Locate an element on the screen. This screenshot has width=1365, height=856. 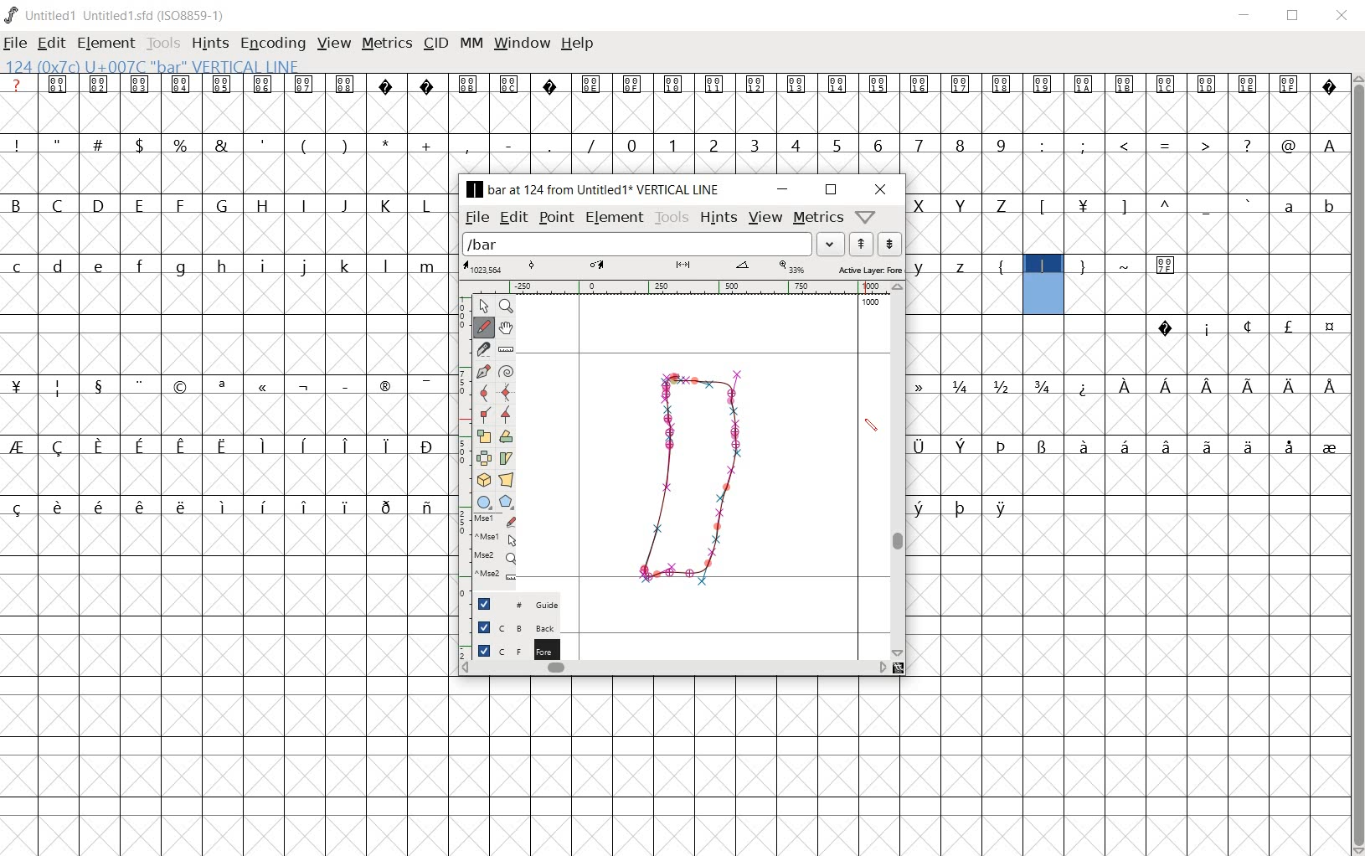
special letters is located at coordinates (961, 507).